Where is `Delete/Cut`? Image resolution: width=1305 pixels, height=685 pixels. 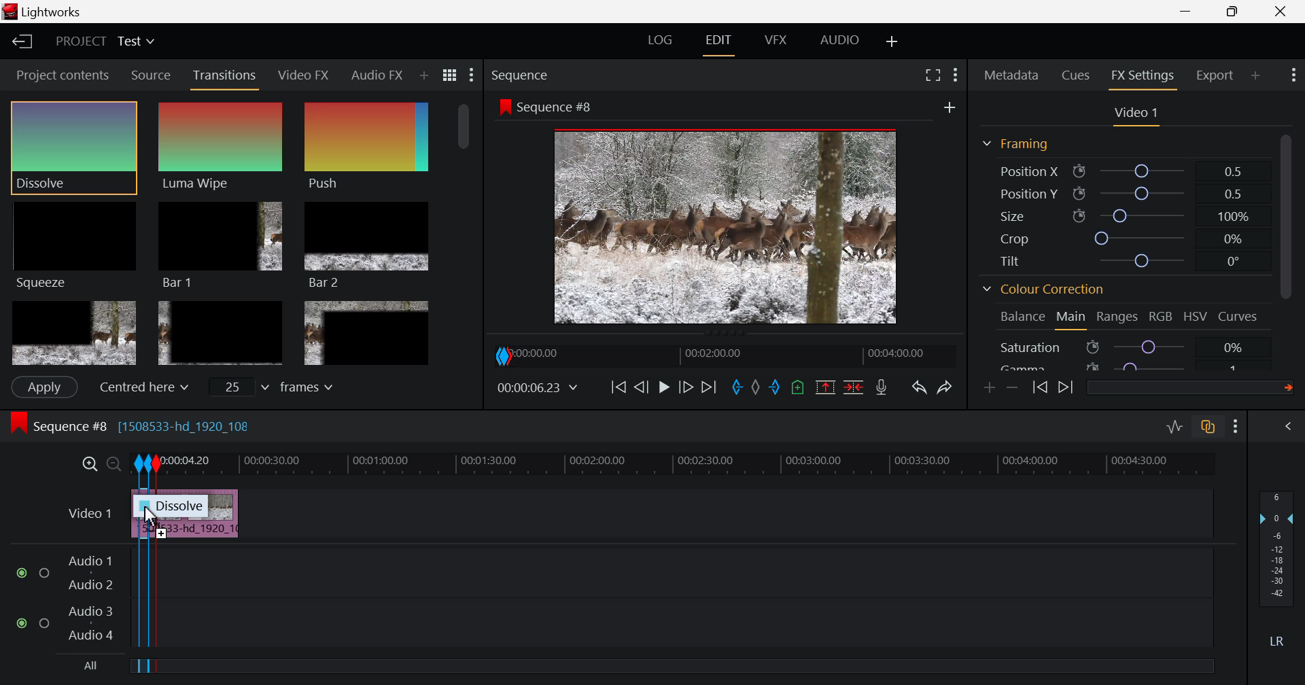
Delete/Cut is located at coordinates (854, 385).